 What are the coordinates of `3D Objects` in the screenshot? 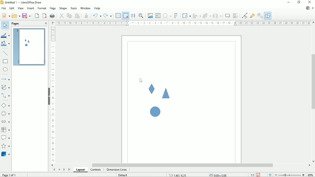 It's located at (6, 154).